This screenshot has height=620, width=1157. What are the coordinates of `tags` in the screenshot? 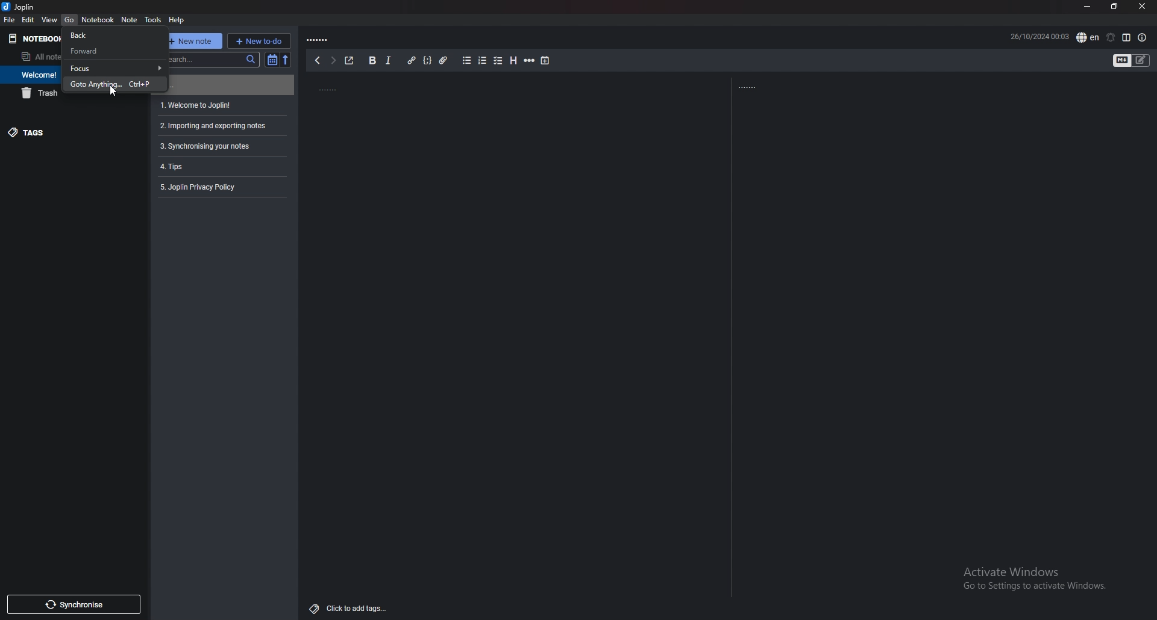 It's located at (66, 132).